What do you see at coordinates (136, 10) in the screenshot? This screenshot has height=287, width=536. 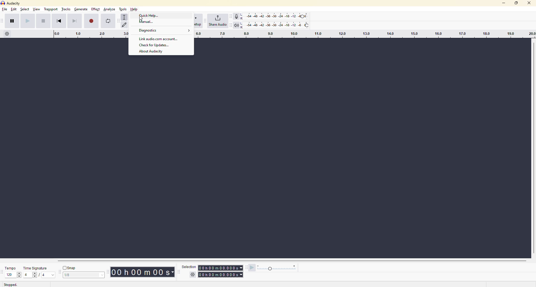 I see `help` at bounding box center [136, 10].